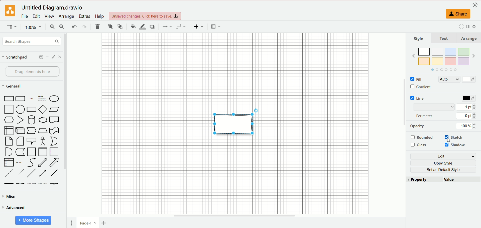 The height and width of the screenshot is (228, 481). I want to click on next color options, so click(474, 56).